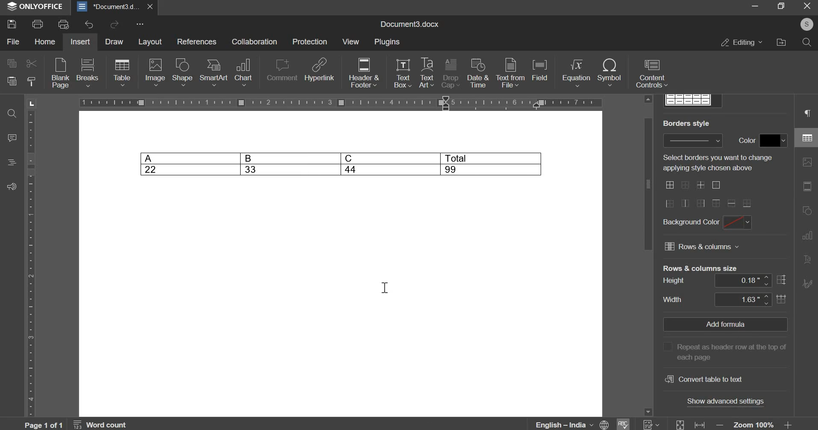  I want to click on blank page, so click(59, 74).